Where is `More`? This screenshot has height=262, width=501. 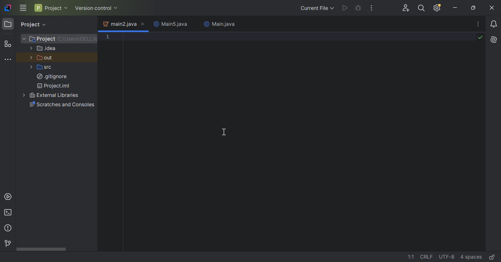
More is located at coordinates (30, 67).